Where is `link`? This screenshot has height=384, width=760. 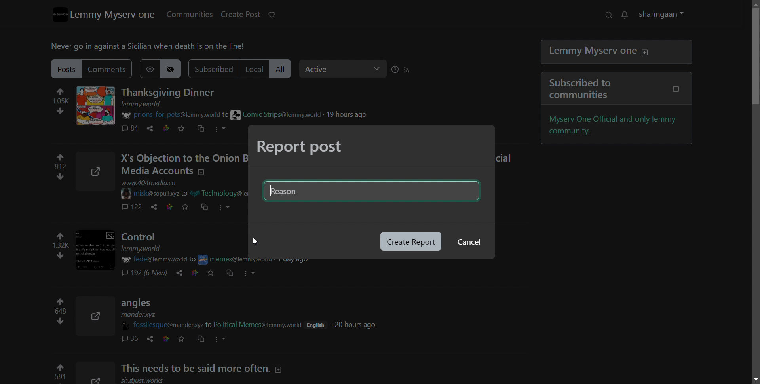
link is located at coordinates (172, 207).